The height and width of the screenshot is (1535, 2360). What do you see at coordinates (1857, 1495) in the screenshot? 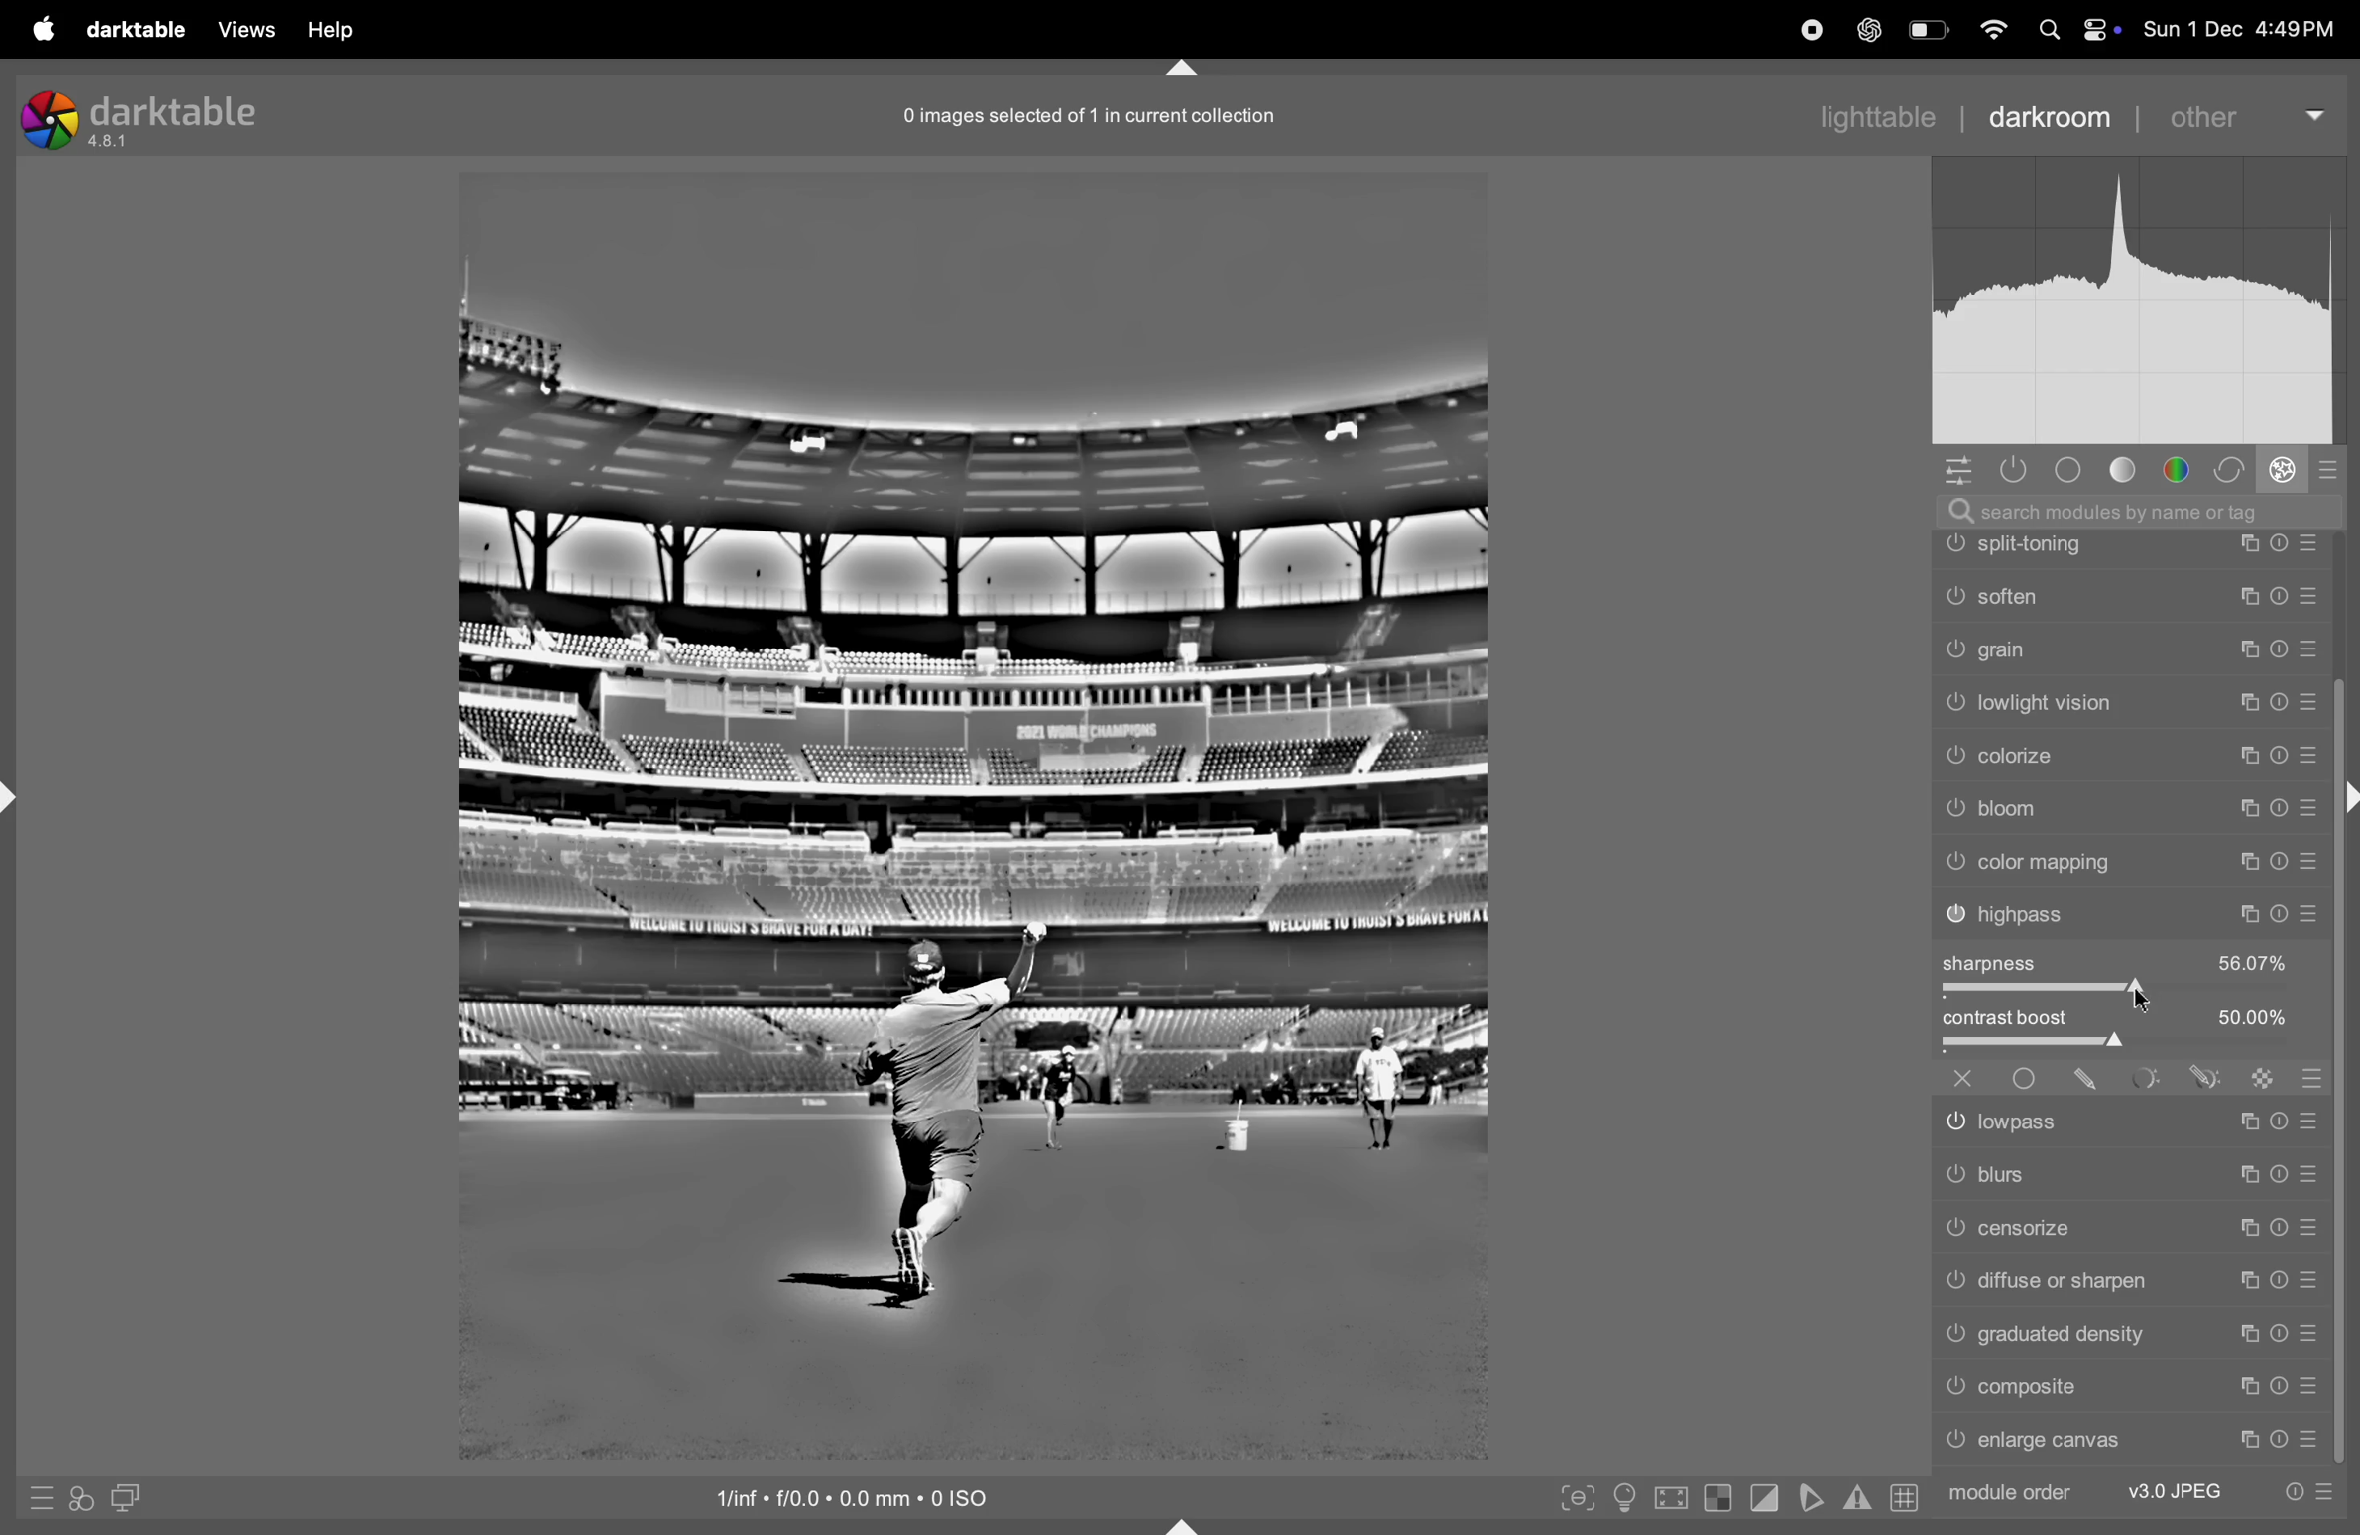
I see `toggle gamut checking` at bounding box center [1857, 1495].